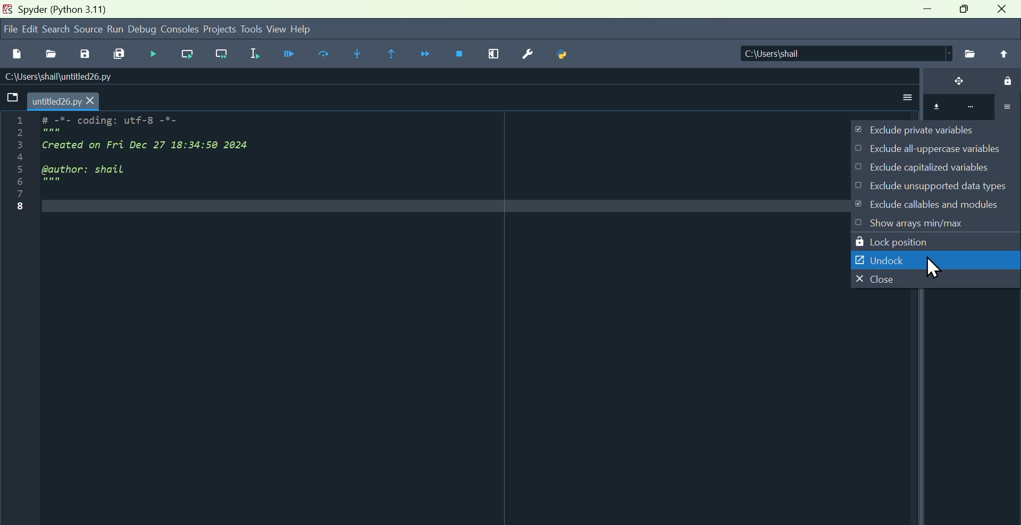 Image resolution: width=1021 pixels, height=525 pixels. What do you see at coordinates (315, 28) in the screenshot?
I see `help` at bounding box center [315, 28].